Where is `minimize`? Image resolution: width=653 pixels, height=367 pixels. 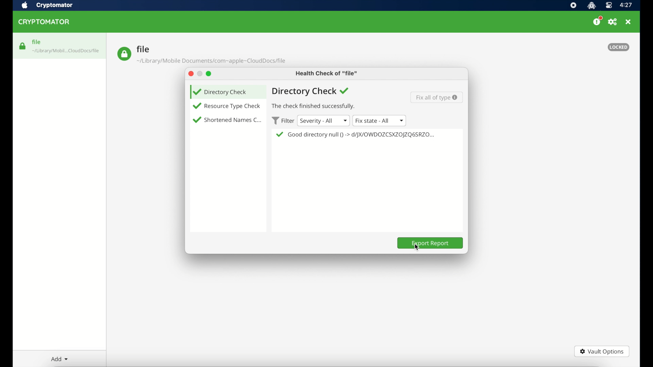 minimize is located at coordinates (199, 73).